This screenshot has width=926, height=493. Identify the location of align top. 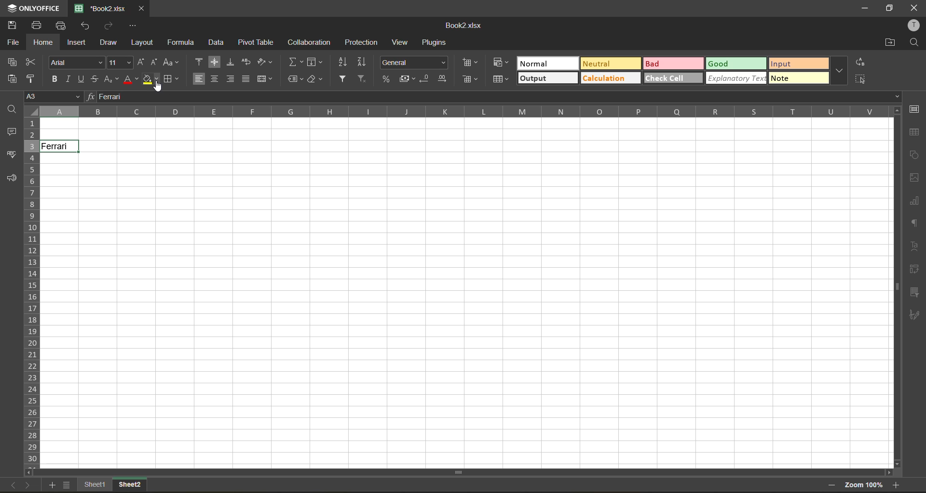
(198, 61).